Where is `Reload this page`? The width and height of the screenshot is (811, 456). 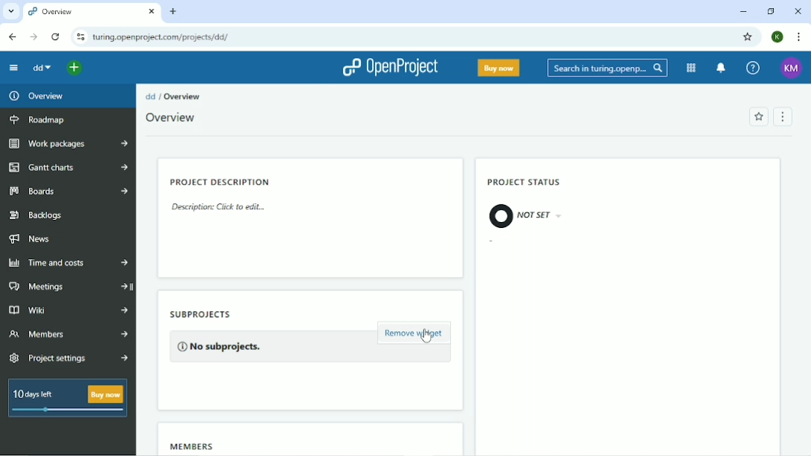
Reload this page is located at coordinates (55, 37).